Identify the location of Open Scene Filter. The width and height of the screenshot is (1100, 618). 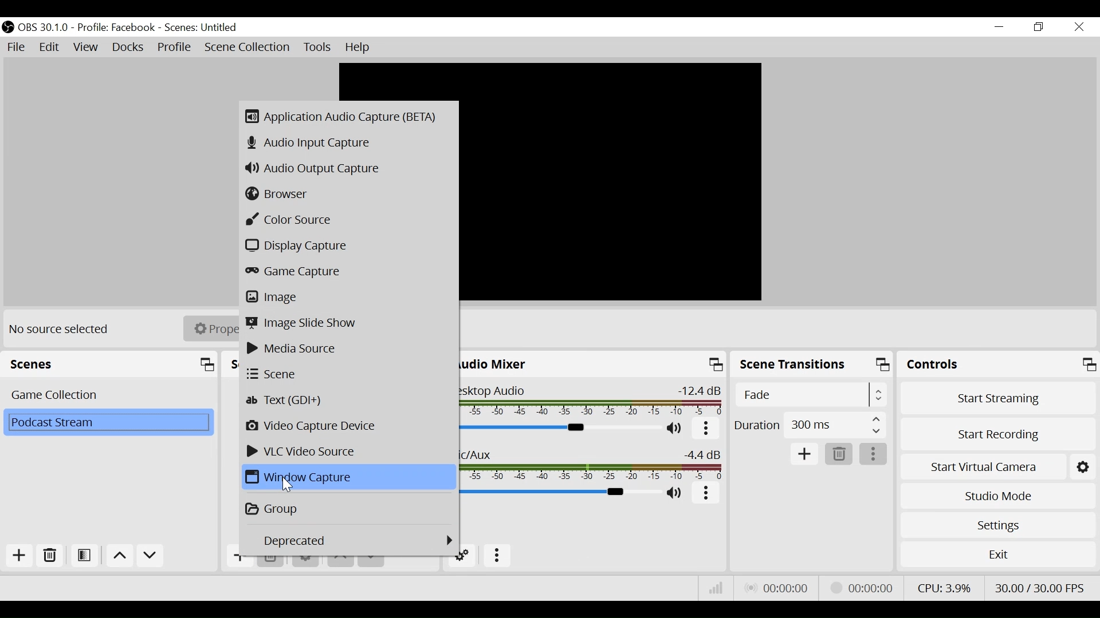
(84, 555).